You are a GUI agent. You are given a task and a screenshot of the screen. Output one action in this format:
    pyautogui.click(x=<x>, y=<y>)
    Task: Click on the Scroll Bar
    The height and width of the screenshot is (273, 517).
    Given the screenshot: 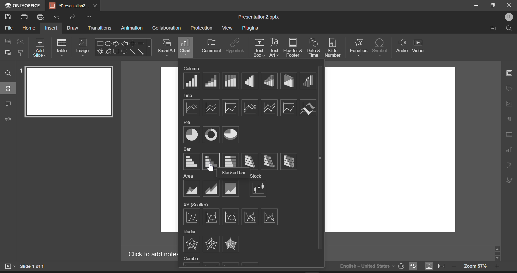 What is the action you would take?
    pyautogui.click(x=498, y=253)
    